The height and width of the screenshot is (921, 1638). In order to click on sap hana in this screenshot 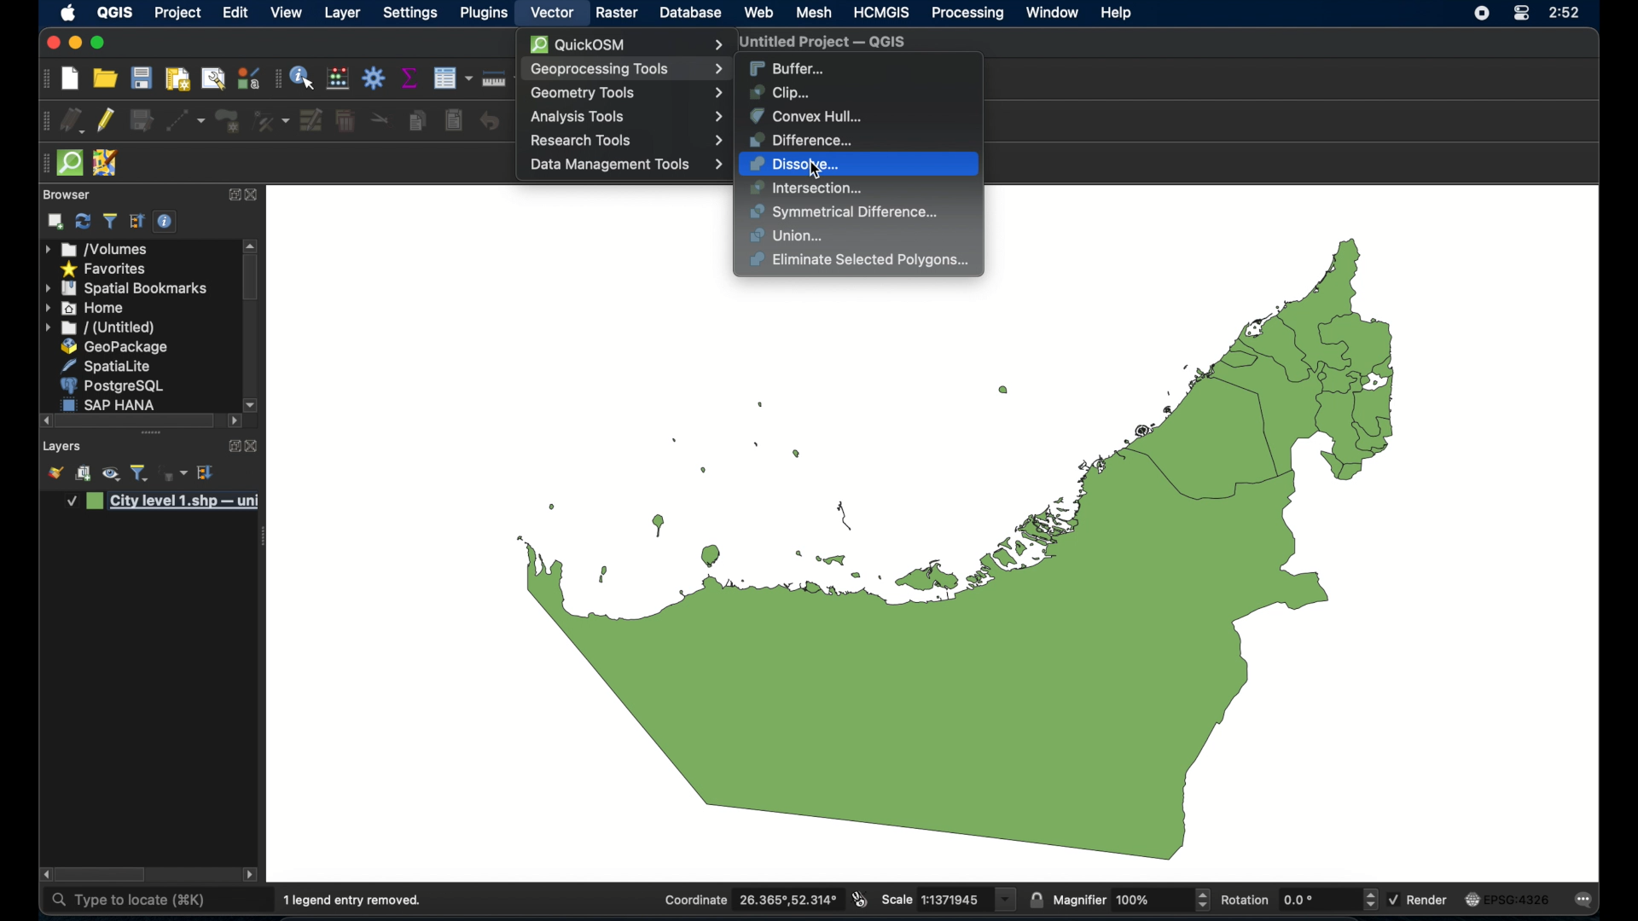, I will do `click(113, 403)`.